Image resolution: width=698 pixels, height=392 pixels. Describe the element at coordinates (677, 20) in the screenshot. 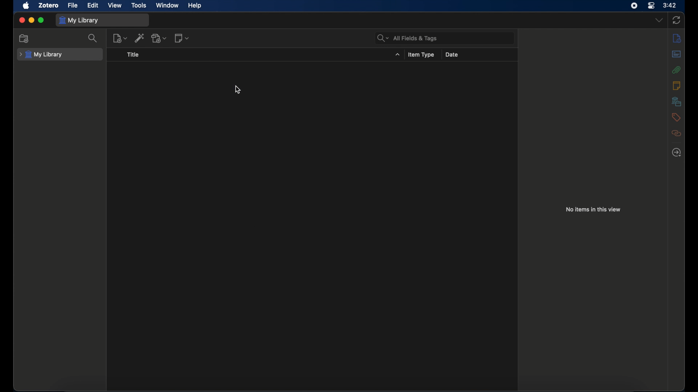

I see `sync` at that location.